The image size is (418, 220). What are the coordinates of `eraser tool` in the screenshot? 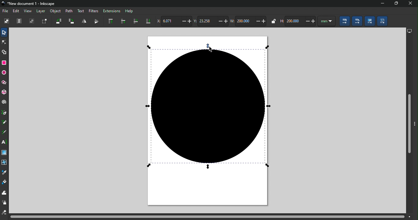 It's located at (5, 213).